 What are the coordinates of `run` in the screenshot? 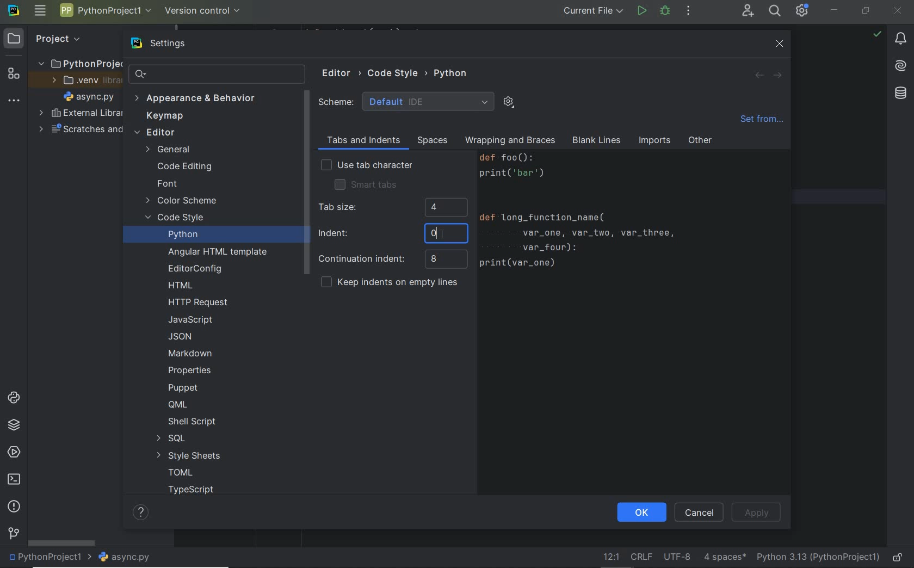 It's located at (641, 12).